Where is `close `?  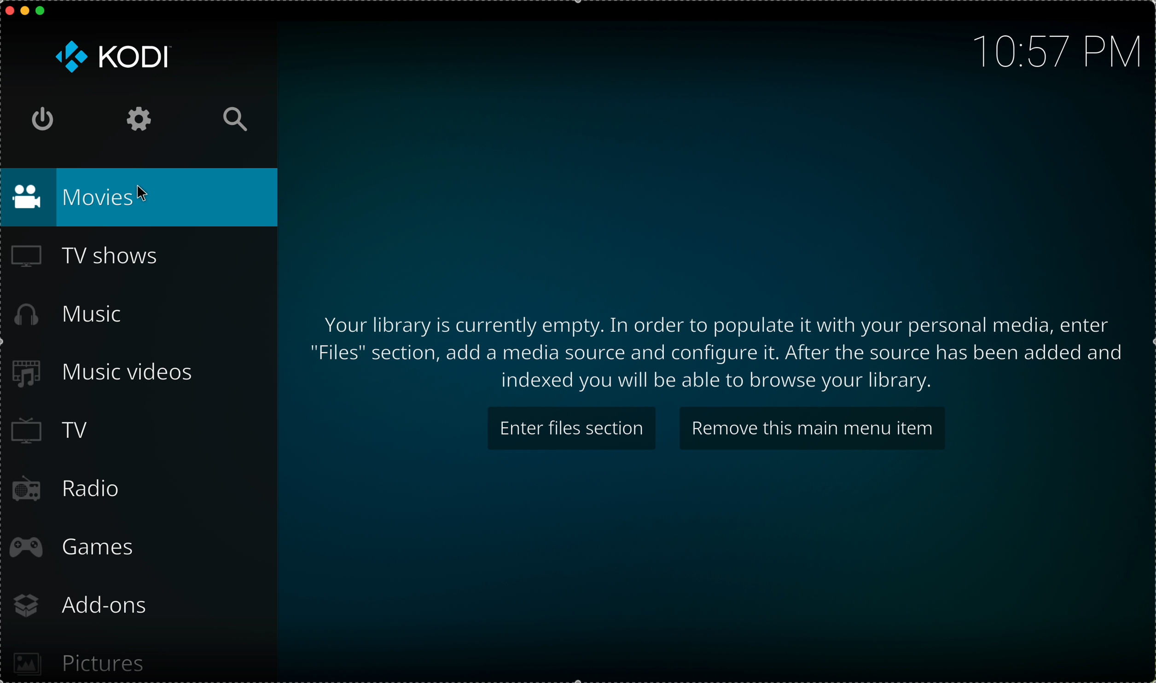
close  is located at coordinates (7, 10).